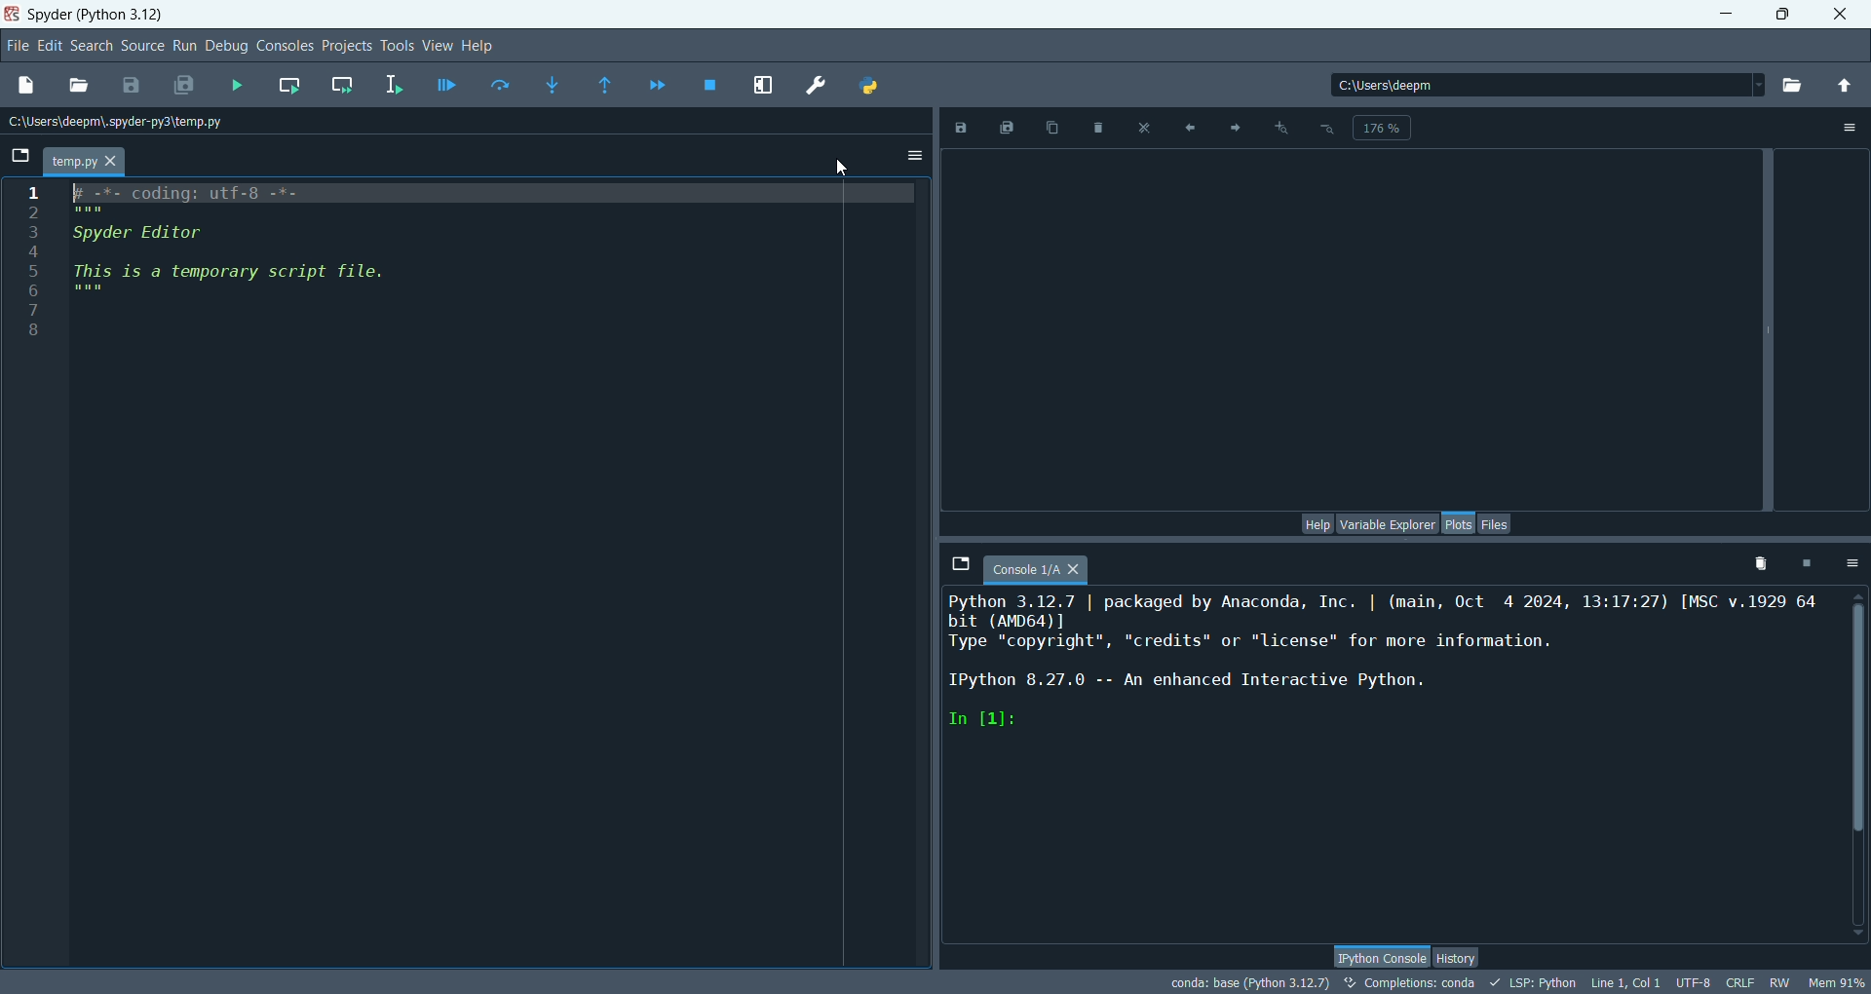 This screenshot has width=1871, height=994. What do you see at coordinates (1846, 88) in the screenshot?
I see `parent directory` at bounding box center [1846, 88].